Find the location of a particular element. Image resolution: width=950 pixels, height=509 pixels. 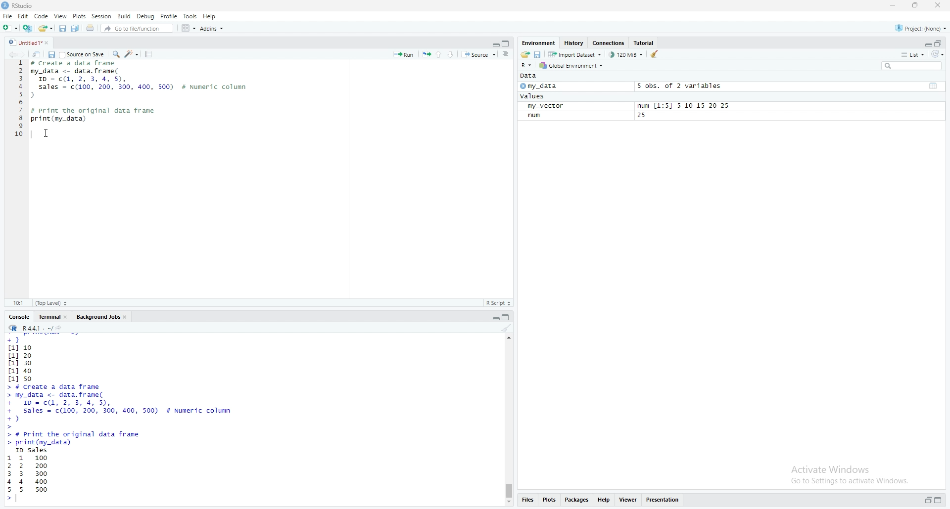

go to next section/chunk is located at coordinates (453, 55).